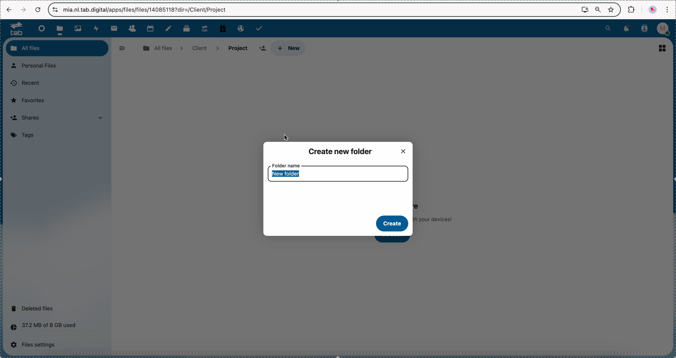 Image resolution: width=676 pixels, height=358 pixels. I want to click on personal files, so click(36, 66).